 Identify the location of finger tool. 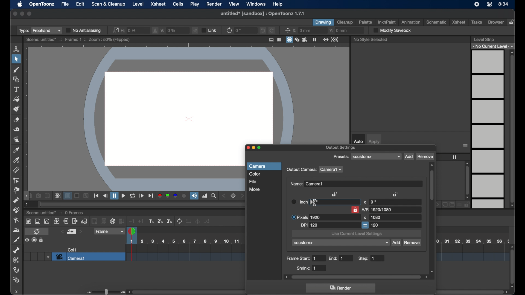
(16, 140).